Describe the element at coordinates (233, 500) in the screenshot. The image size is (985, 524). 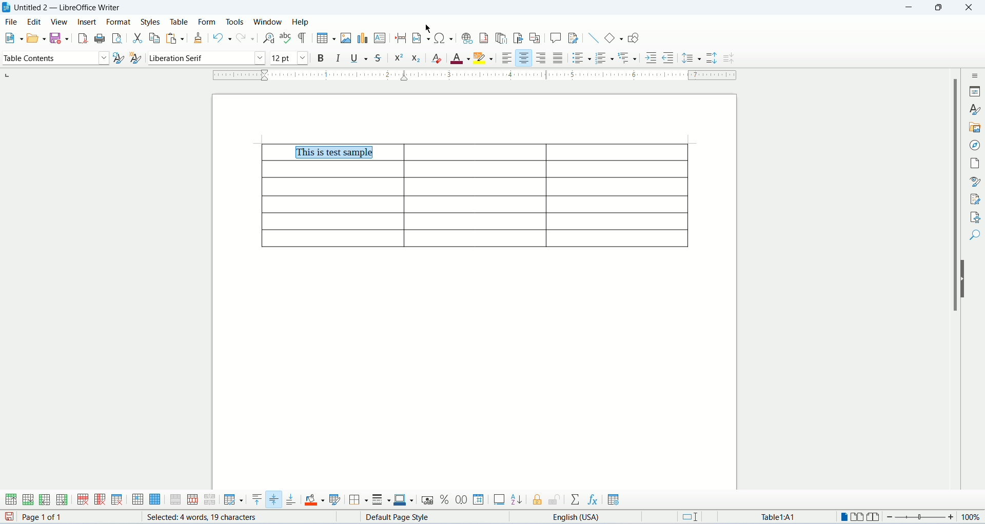
I see `optimize size` at that location.